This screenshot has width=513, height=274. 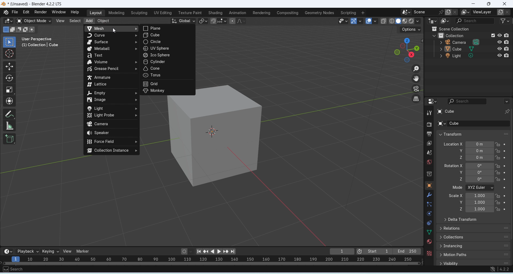 What do you see at coordinates (487, 151) in the screenshot?
I see `Y axis` at bounding box center [487, 151].